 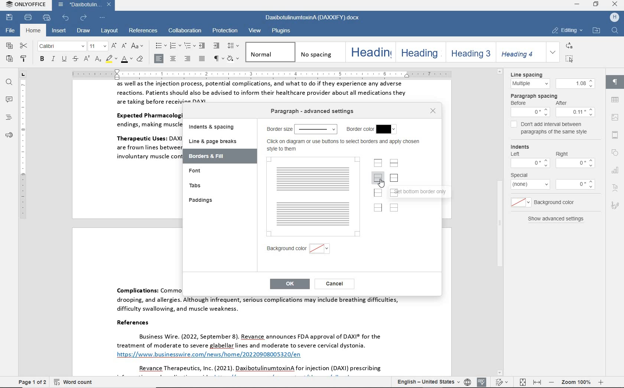 What do you see at coordinates (615, 169) in the screenshot?
I see `chart` at bounding box center [615, 169].